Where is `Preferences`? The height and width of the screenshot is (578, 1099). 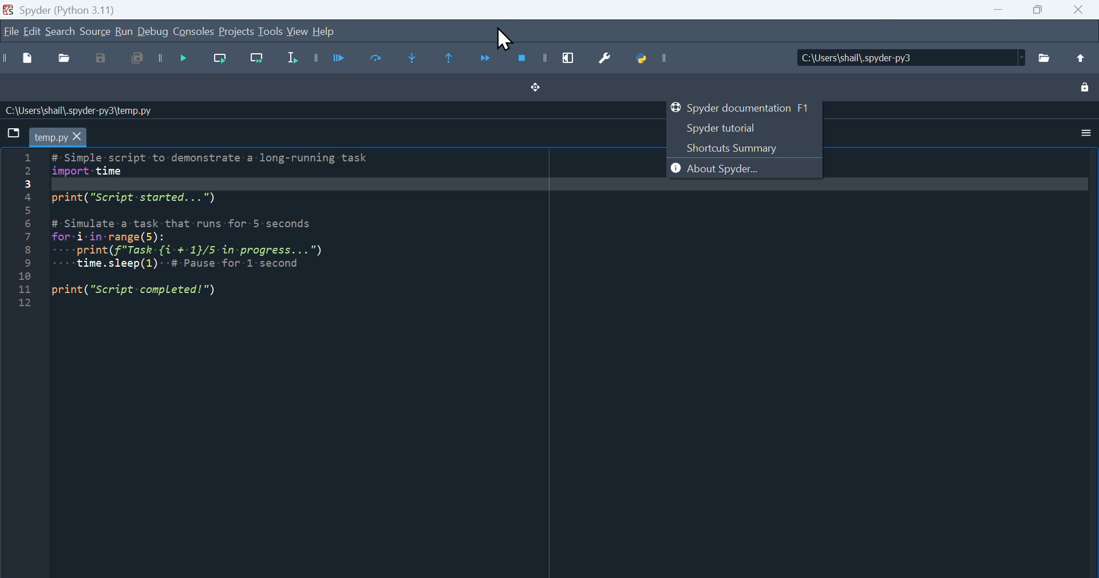 Preferences is located at coordinates (608, 57).